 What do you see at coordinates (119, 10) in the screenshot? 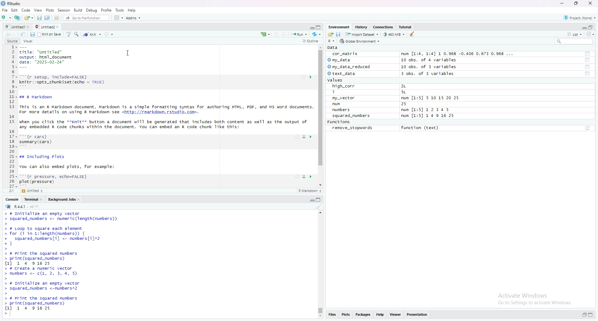
I see `Tools` at bounding box center [119, 10].